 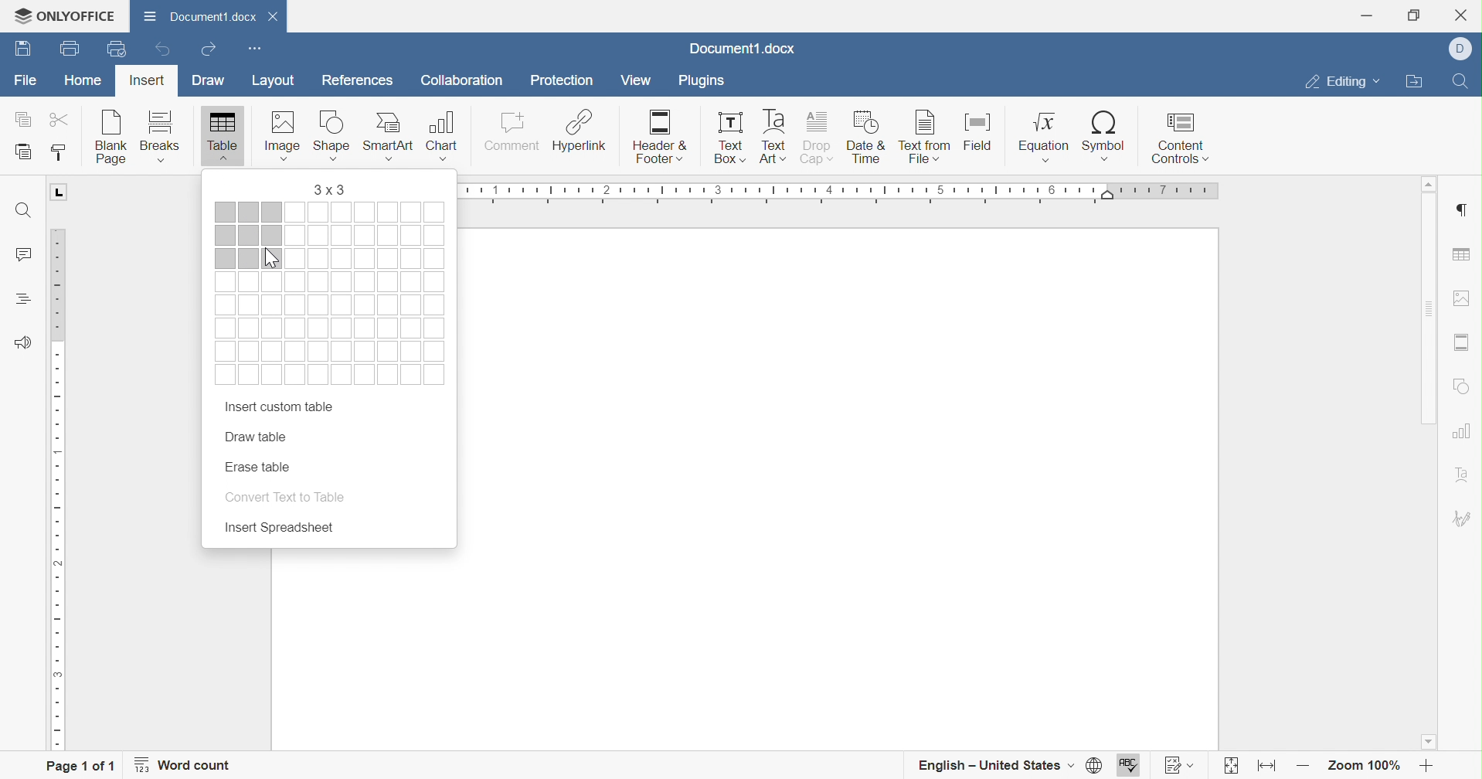 What do you see at coordinates (1431, 311) in the screenshot?
I see `Scroll bar` at bounding box center [1431, 311].